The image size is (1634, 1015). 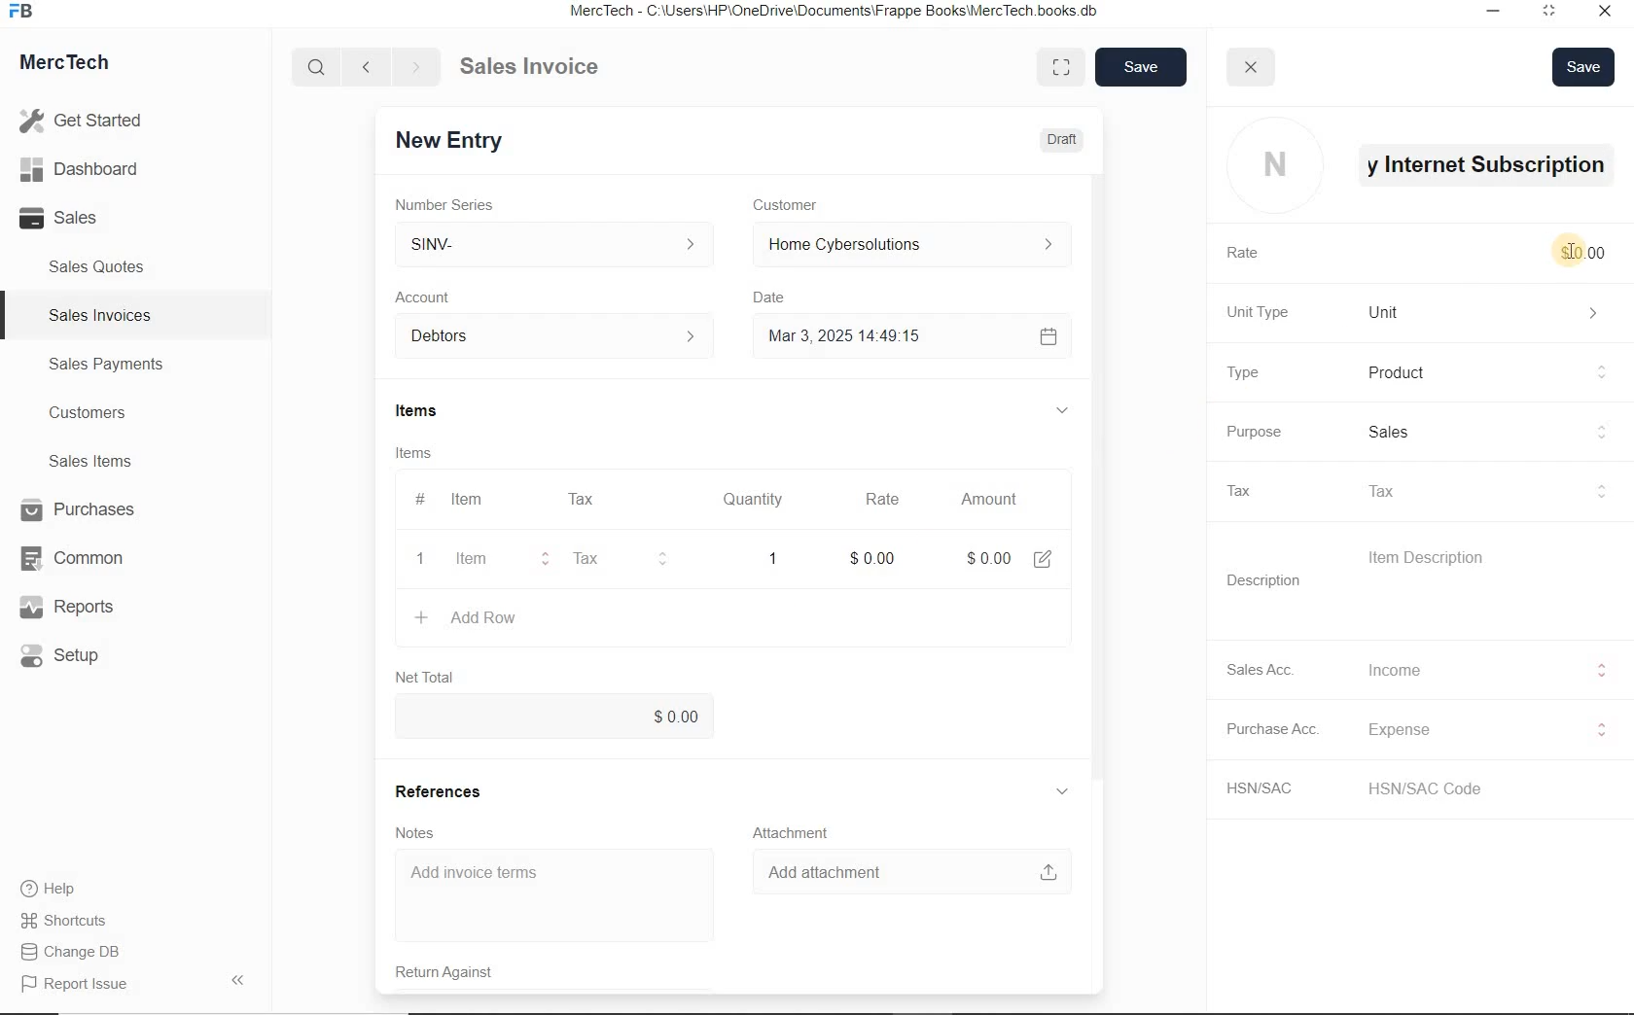 I want to click on Return Against, so click(x=457, y=970).